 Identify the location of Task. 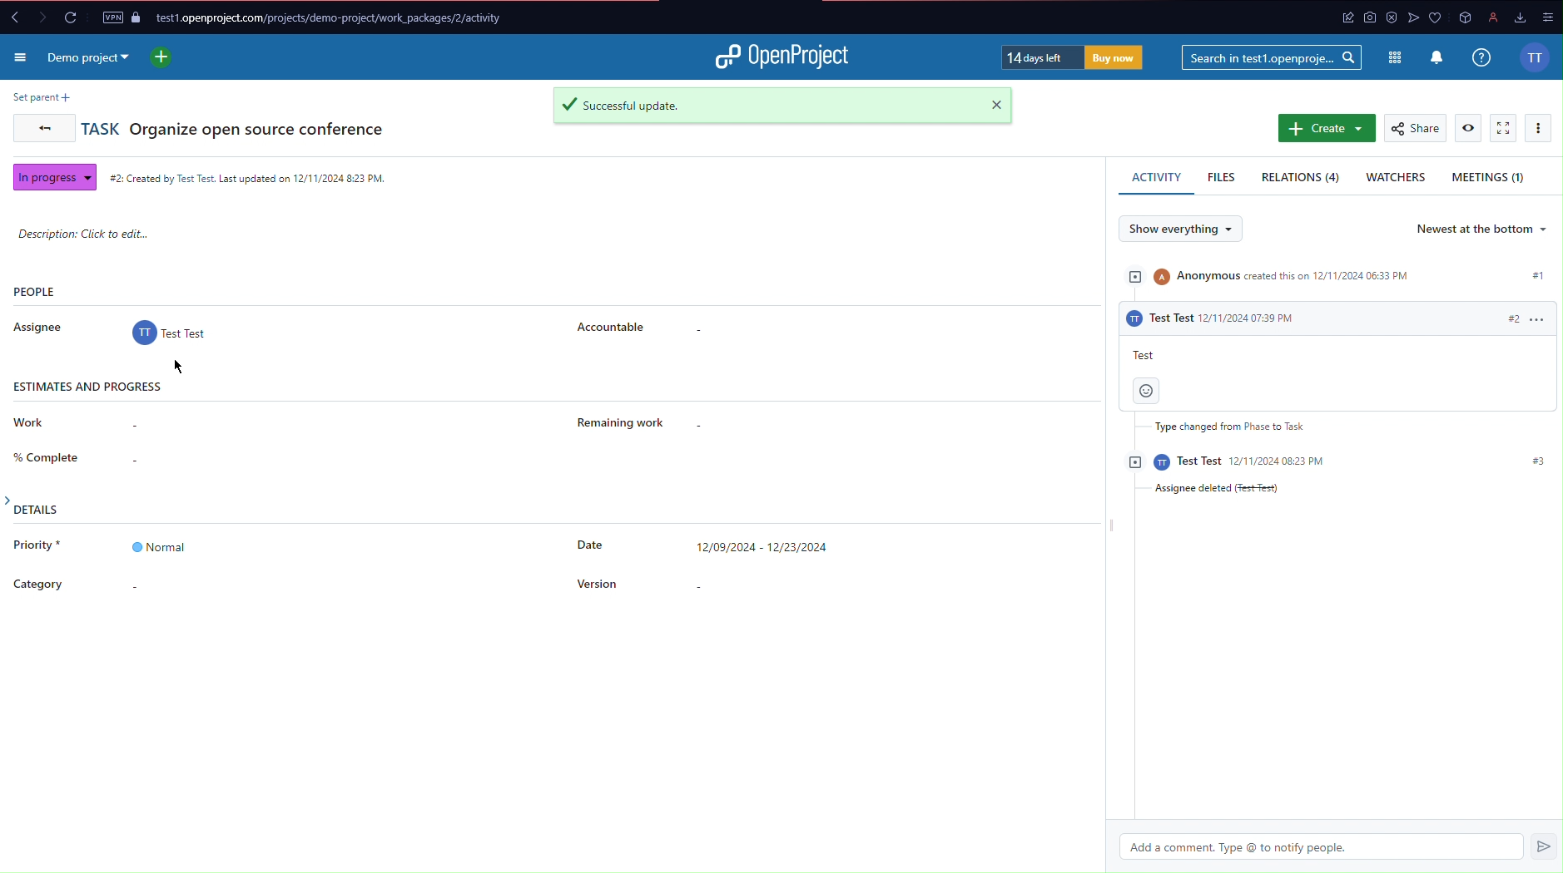
(100, 126).